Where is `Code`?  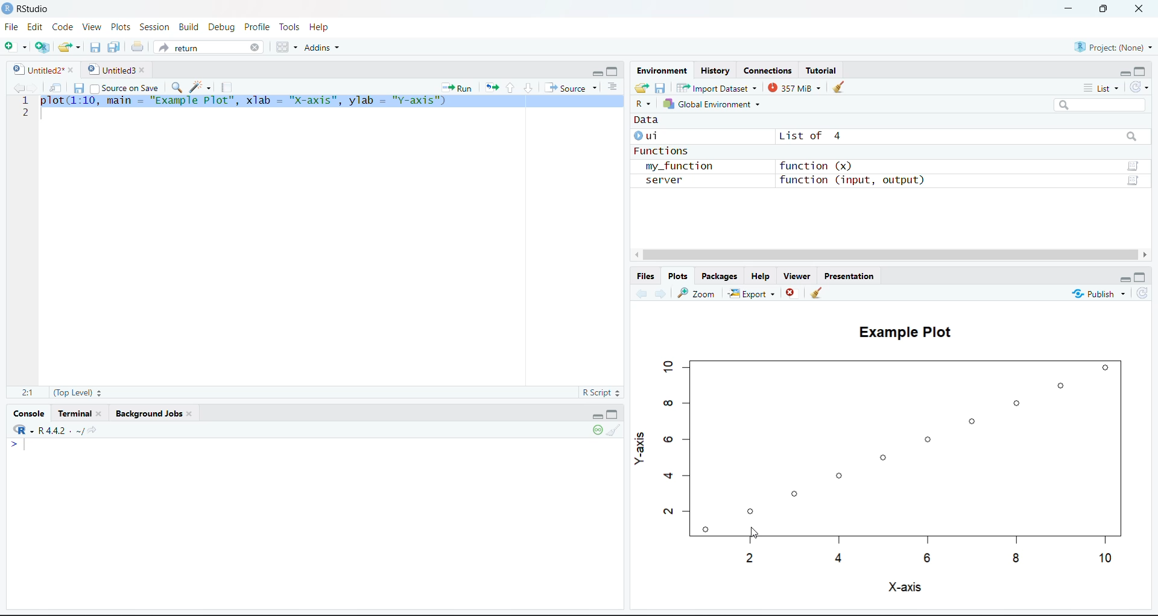 Code is located at coordinates (61, 27).